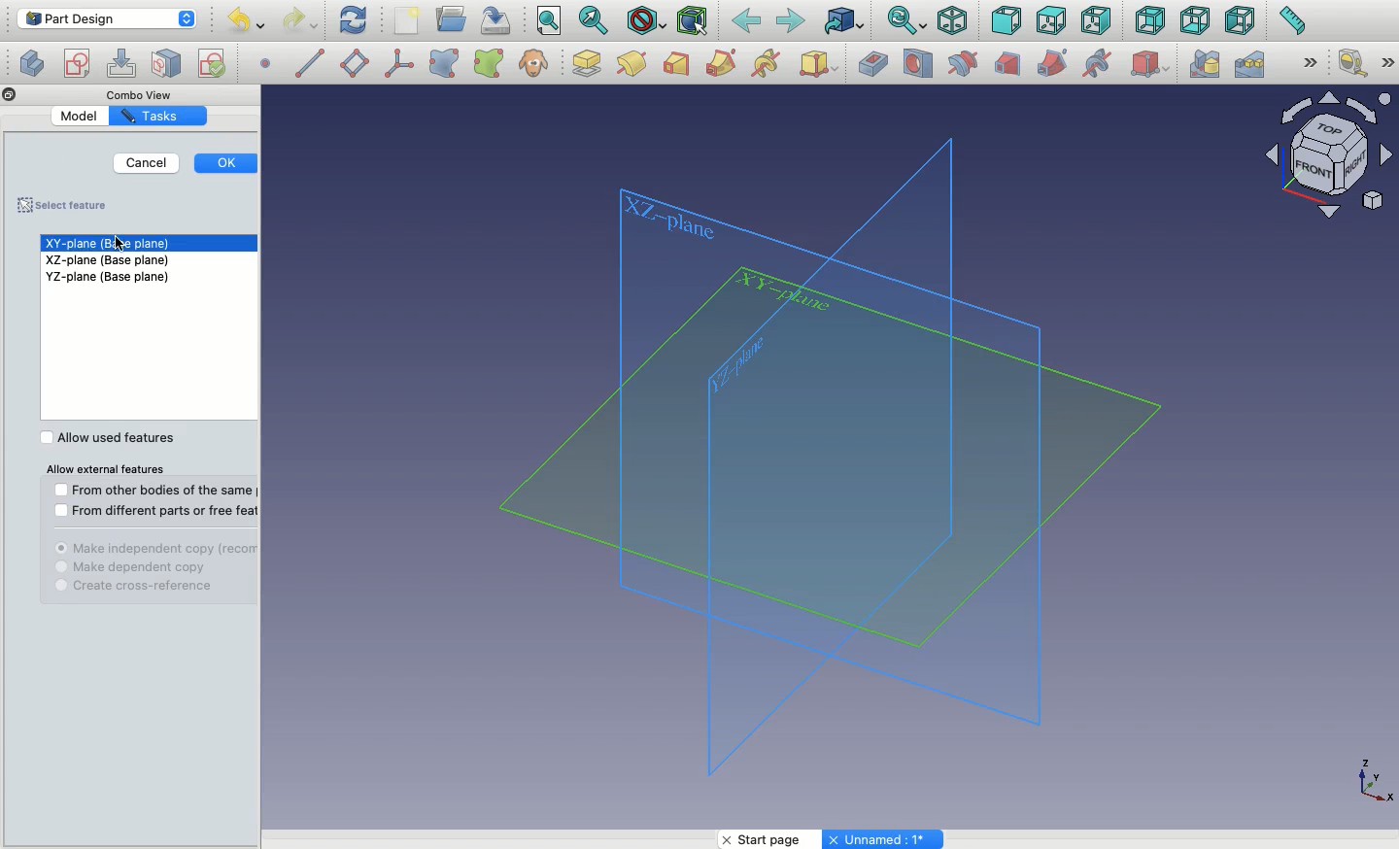  What do you see at coordinates (1099, 20) in the screenshot?
I see `Right` at bounding box center [1099, 20].